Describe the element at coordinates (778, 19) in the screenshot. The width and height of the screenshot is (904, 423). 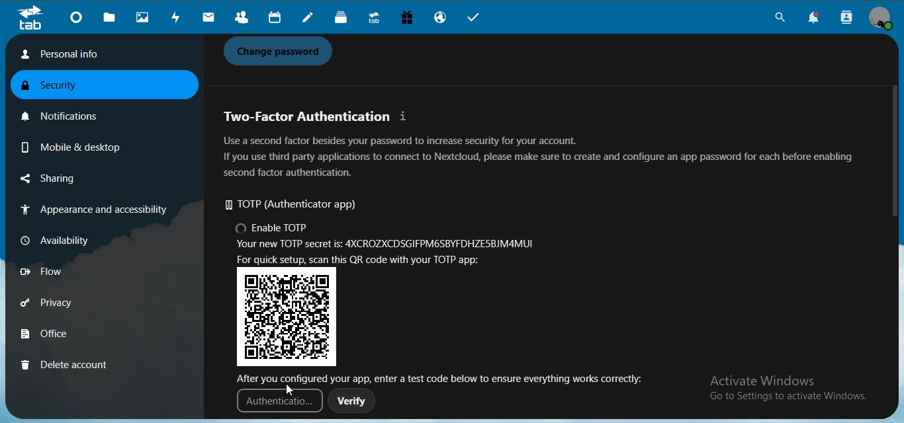
I see `search` at that location.